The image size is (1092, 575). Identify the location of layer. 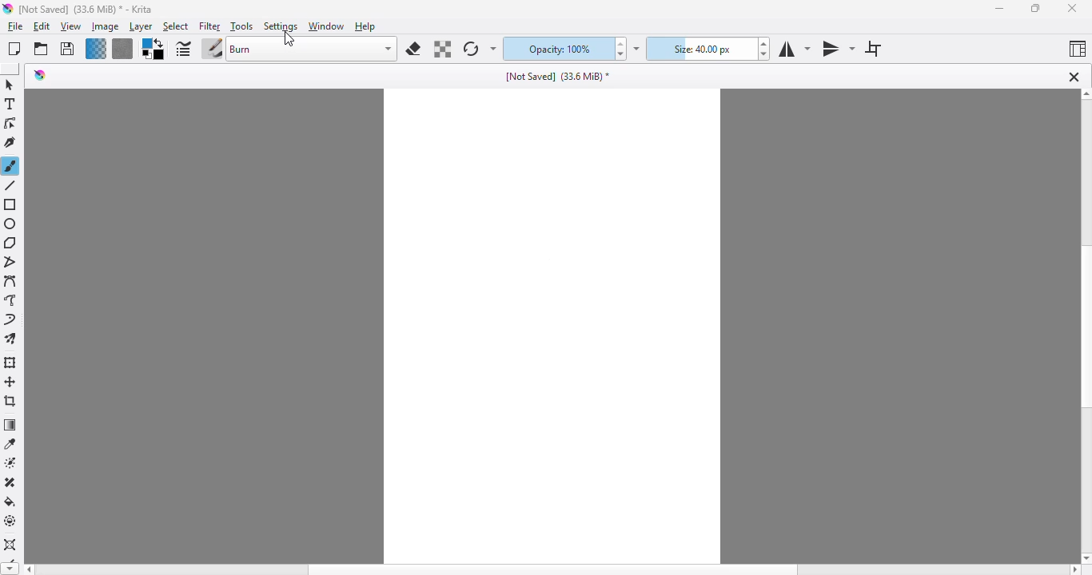
(141, 27).